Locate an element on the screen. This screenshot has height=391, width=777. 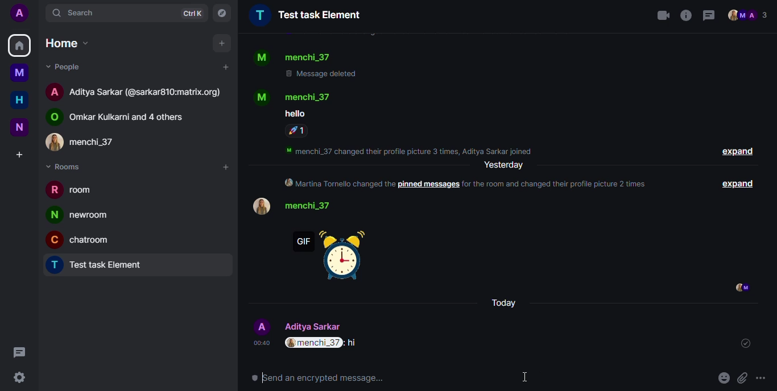
explore rooms is located at coordinates (221, 13).